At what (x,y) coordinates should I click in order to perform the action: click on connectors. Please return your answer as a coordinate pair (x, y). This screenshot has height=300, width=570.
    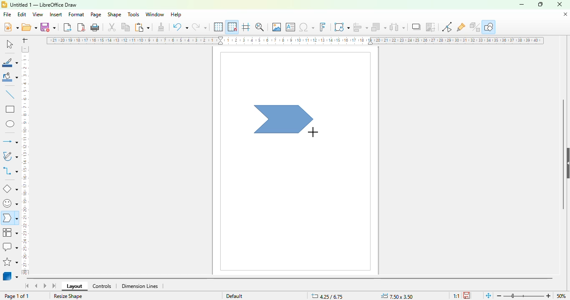
    Looking at the image, I should click on (10, 170).